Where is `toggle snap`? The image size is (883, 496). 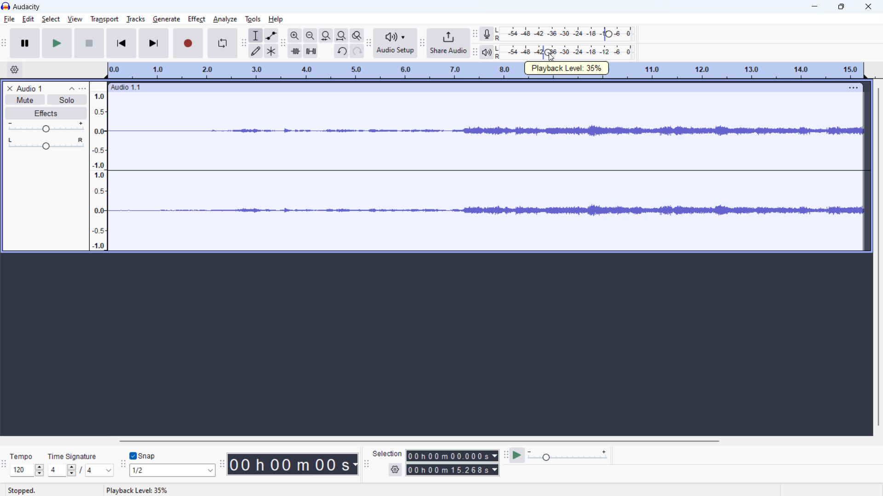 toggle snap is located at coordinates (143, 456).